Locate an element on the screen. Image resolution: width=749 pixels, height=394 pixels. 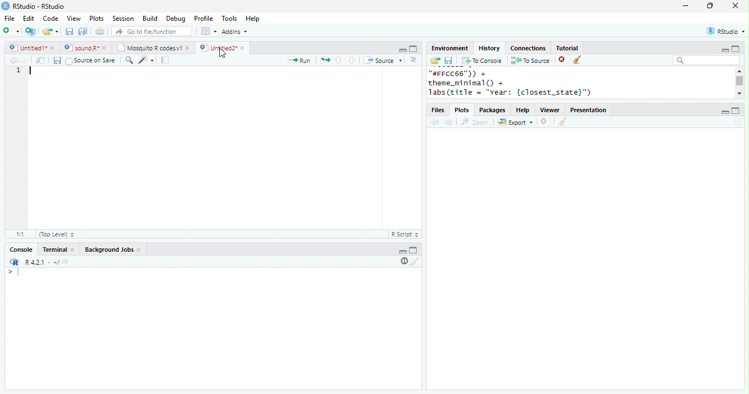
1 is located at coordinates (19, 71).